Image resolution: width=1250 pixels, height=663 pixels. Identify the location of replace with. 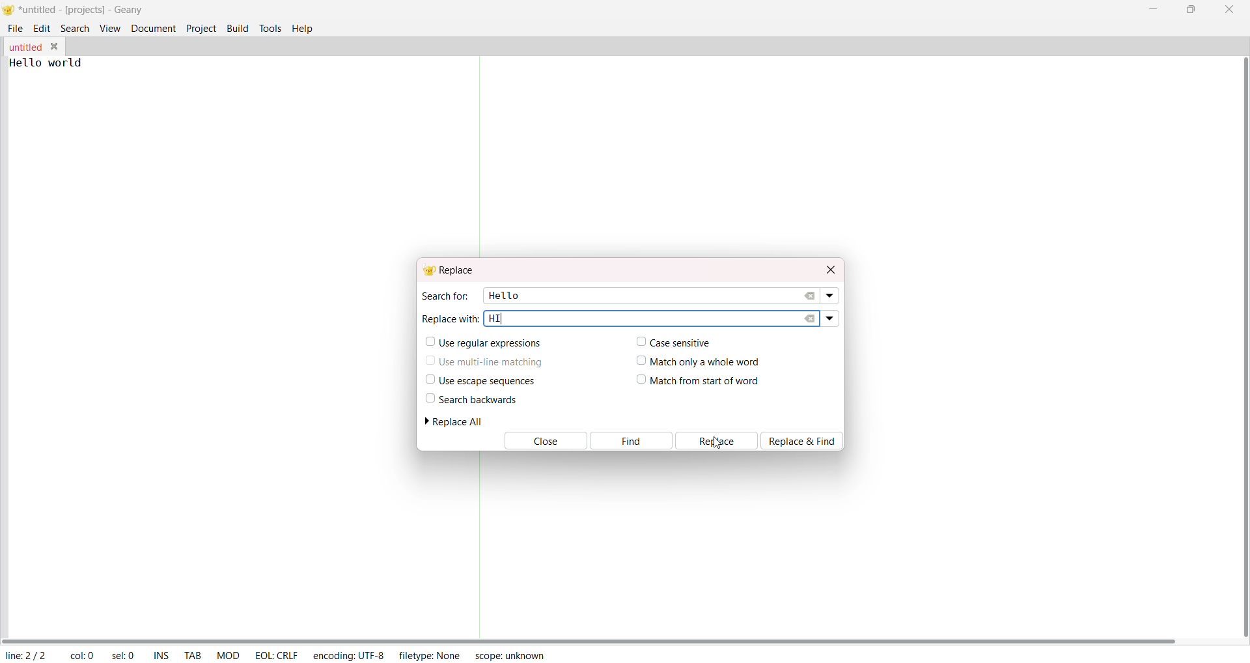
(451, 317).